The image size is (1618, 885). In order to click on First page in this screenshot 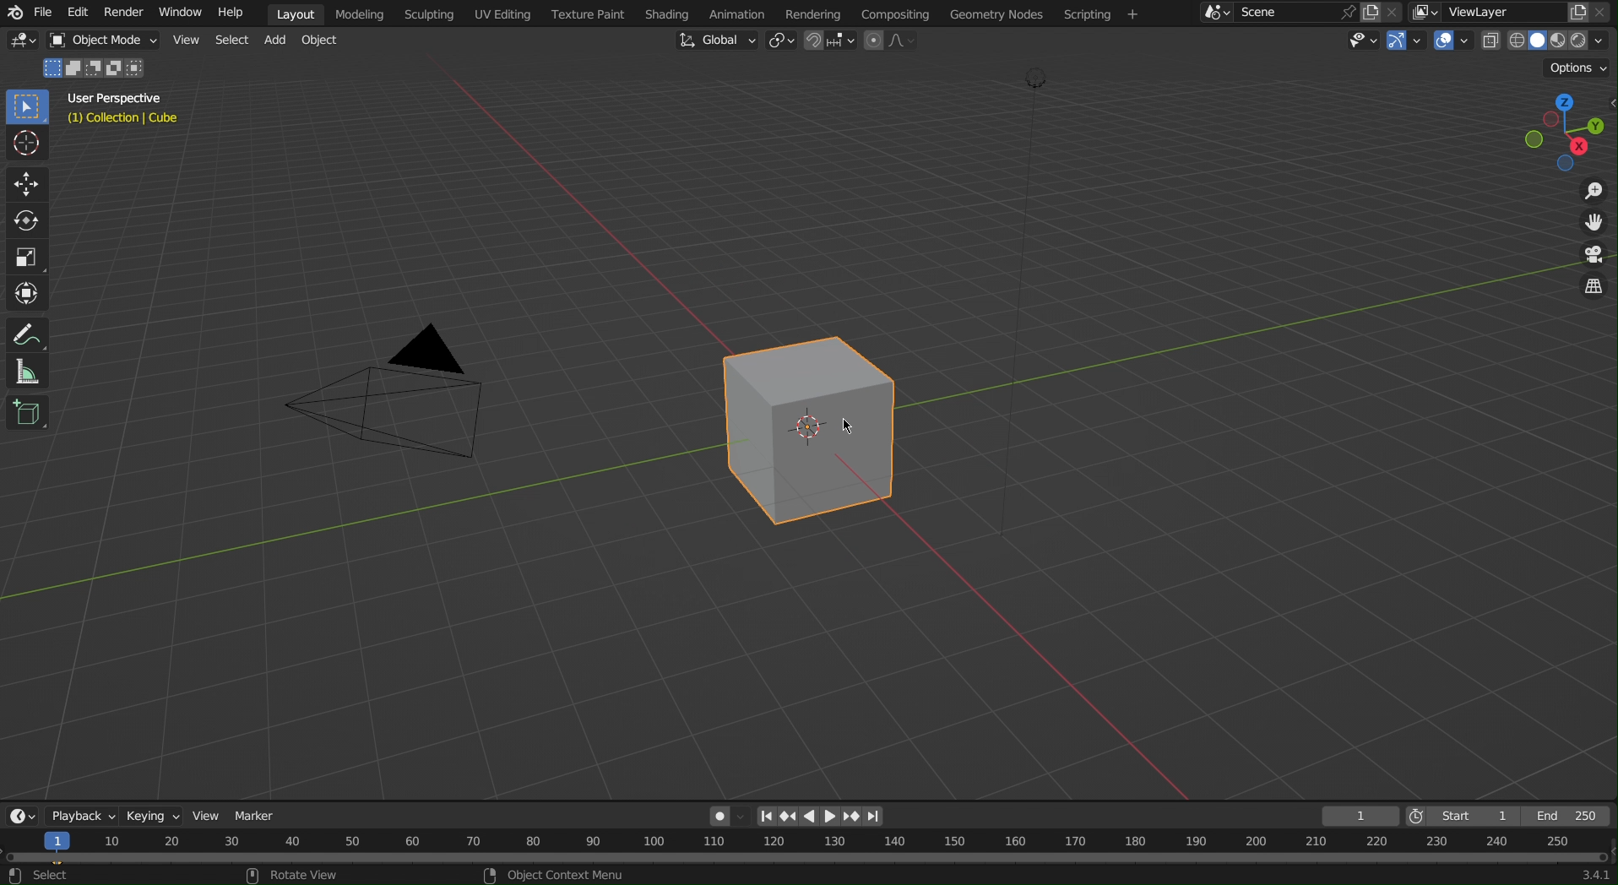, I will do `click(764, 817)`.